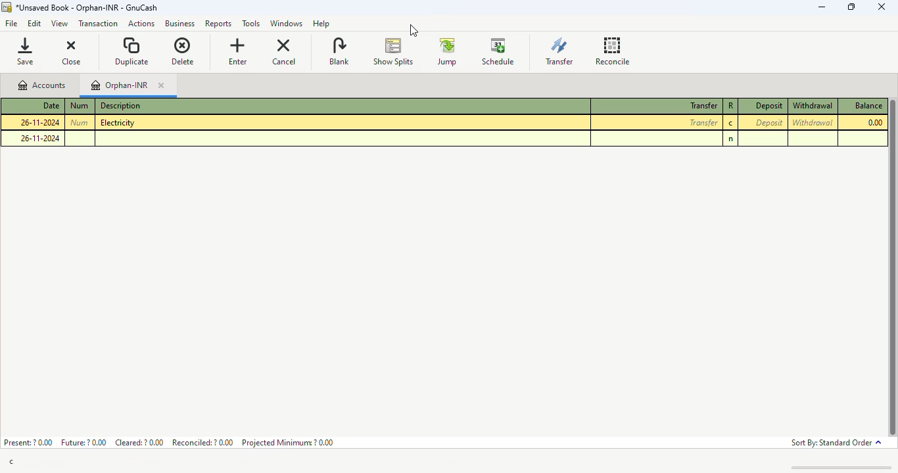 Image resolution: width=898 pixels, height=473 pixels. What do you see at coordinates (86, 8) in the screenshot?
I see `title` at bounding box center [86, 8].